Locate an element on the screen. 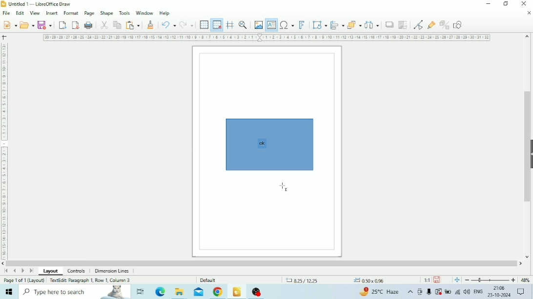  Minimize is located at coordinates (490, 4).